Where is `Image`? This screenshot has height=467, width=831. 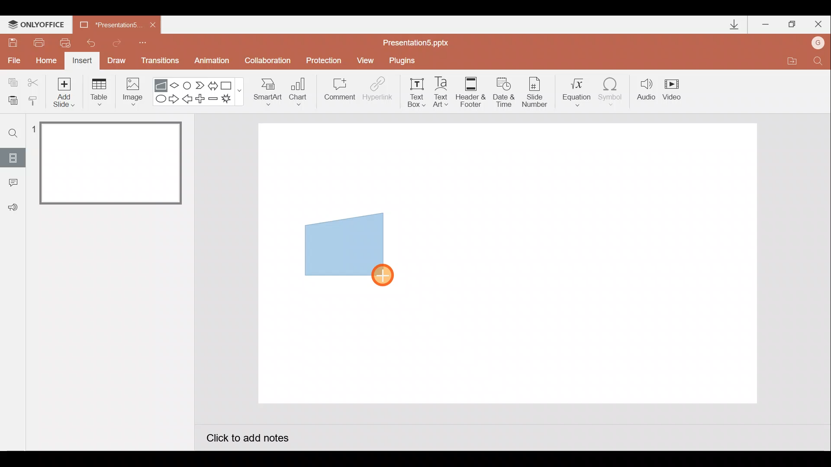
Image is located at coordinates (130, 91).